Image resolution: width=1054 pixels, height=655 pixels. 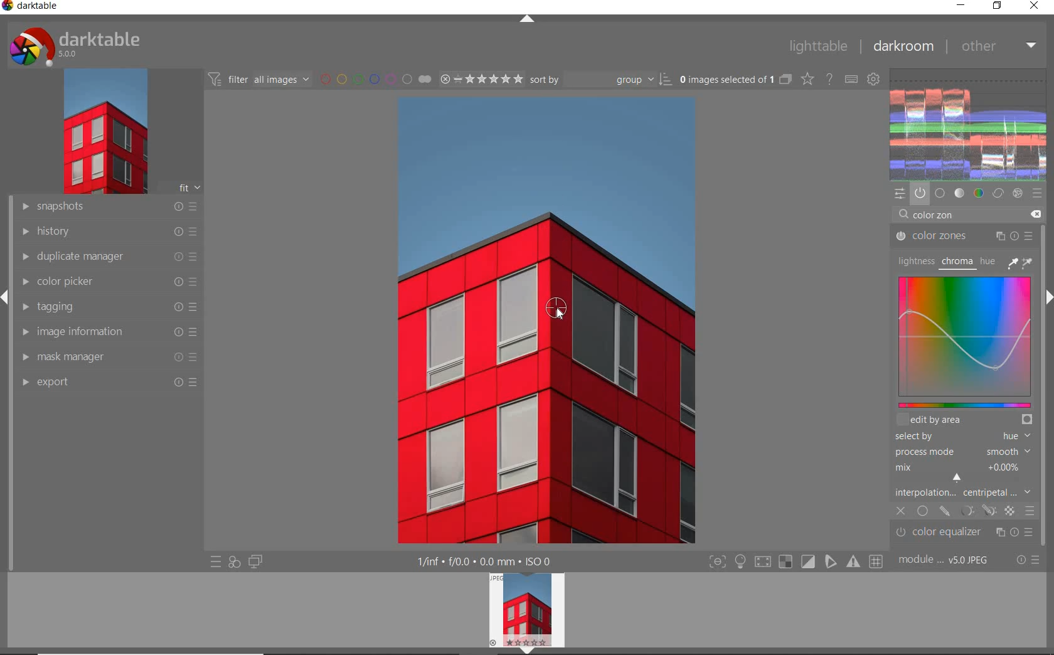 What do you see at coordinates (900, 194) in the screenshot?
I see `quick access panel` at bounding box center [900, 194].